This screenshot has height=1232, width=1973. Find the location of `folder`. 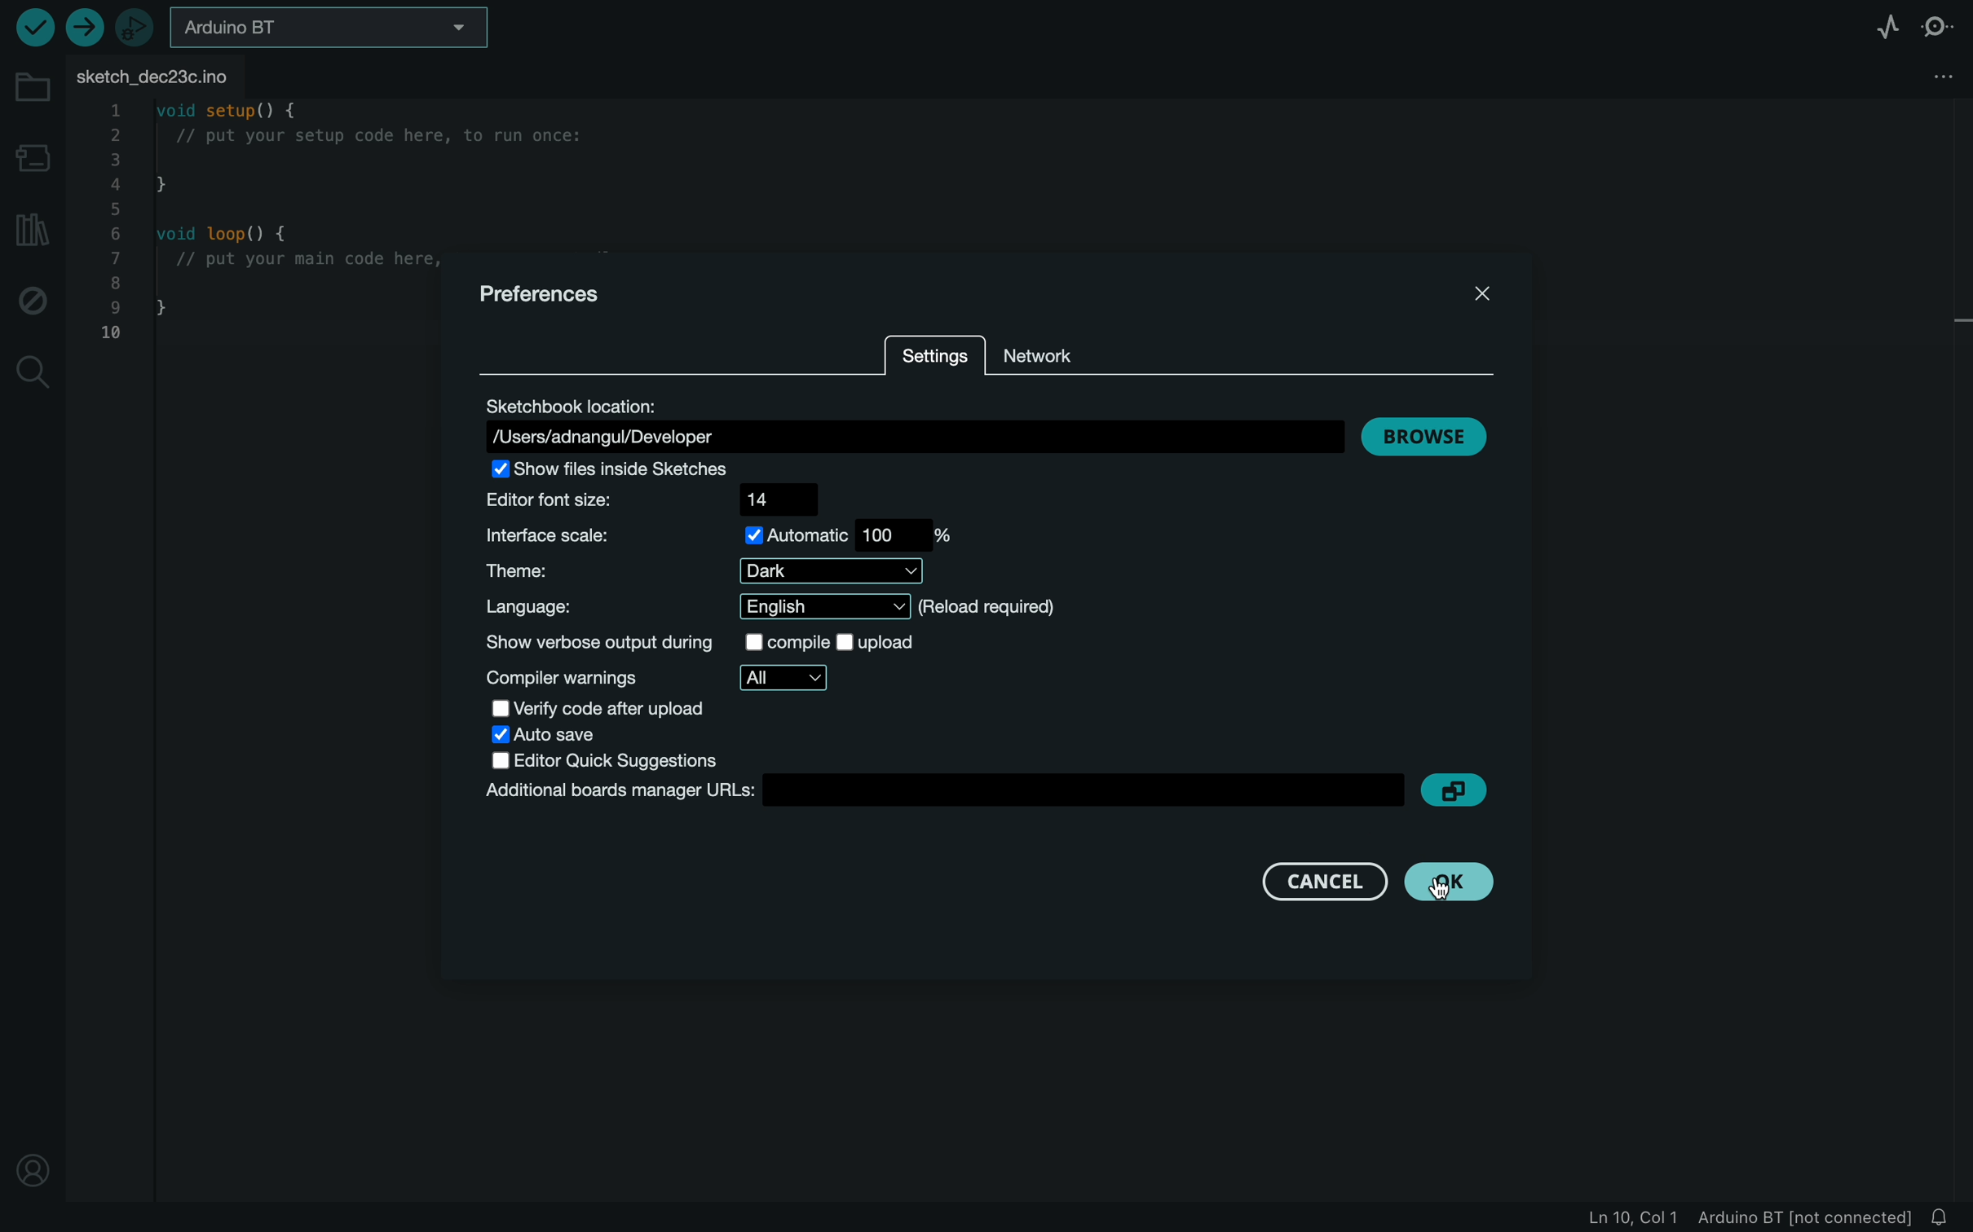

folder is located at coordinates (29, 79).